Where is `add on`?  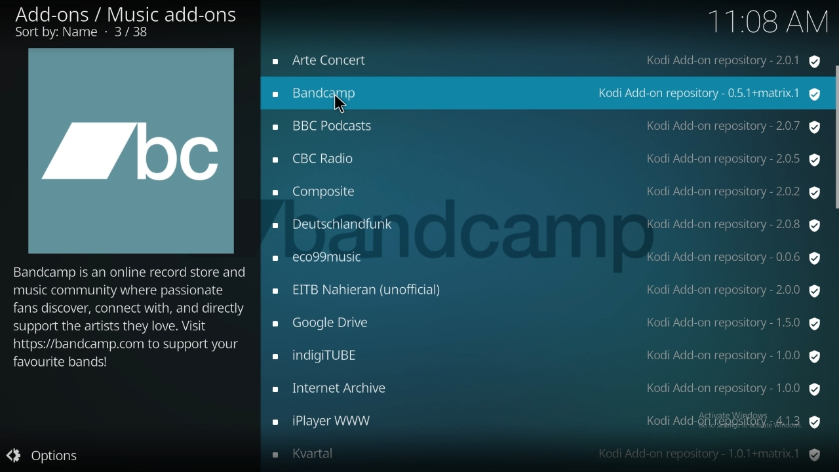
add on is located at coordinates (545, 226).